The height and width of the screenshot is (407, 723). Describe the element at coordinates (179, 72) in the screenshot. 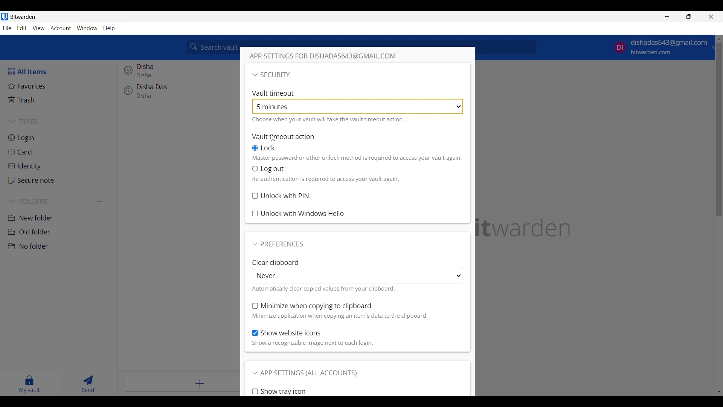

I see `Disha login entry` at that location.